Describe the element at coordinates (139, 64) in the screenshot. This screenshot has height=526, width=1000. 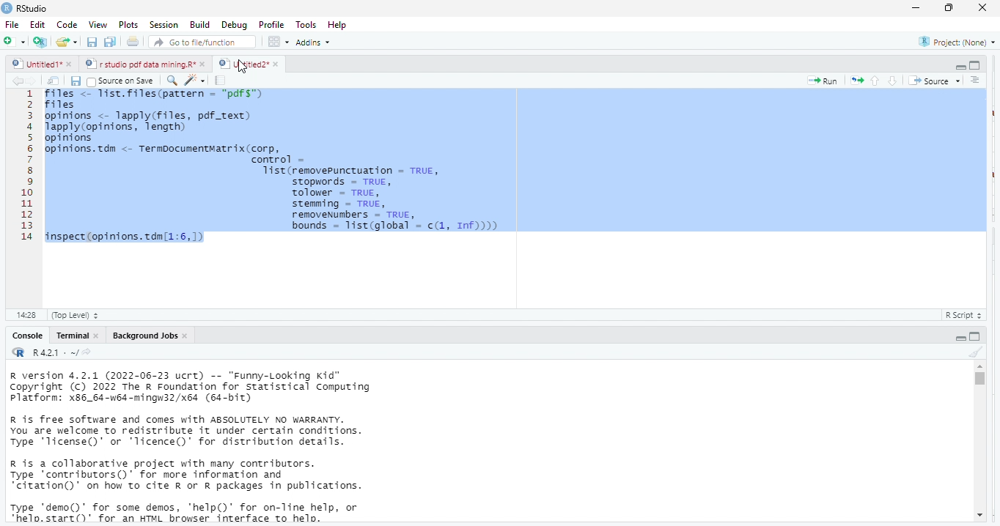
I see `rs studio pdf data mining r` at that location.